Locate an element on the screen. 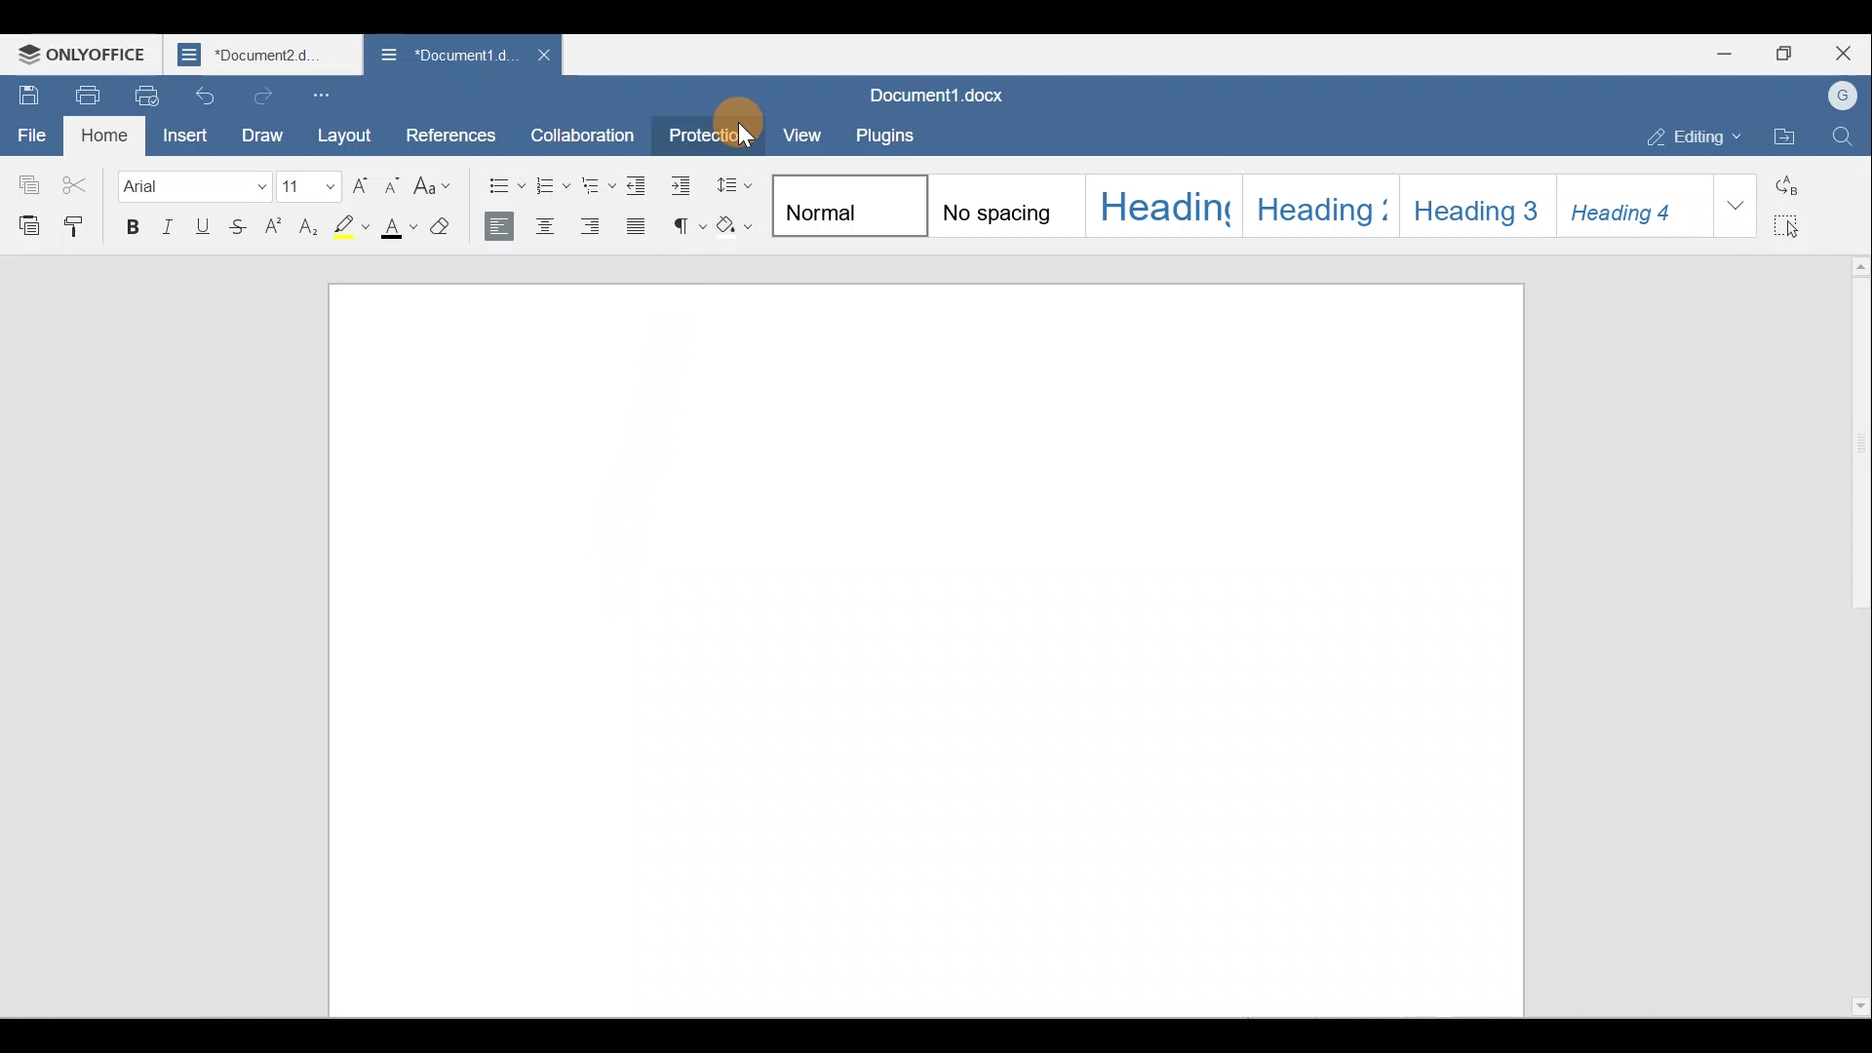  Bold is located at coordinates (131, 226).